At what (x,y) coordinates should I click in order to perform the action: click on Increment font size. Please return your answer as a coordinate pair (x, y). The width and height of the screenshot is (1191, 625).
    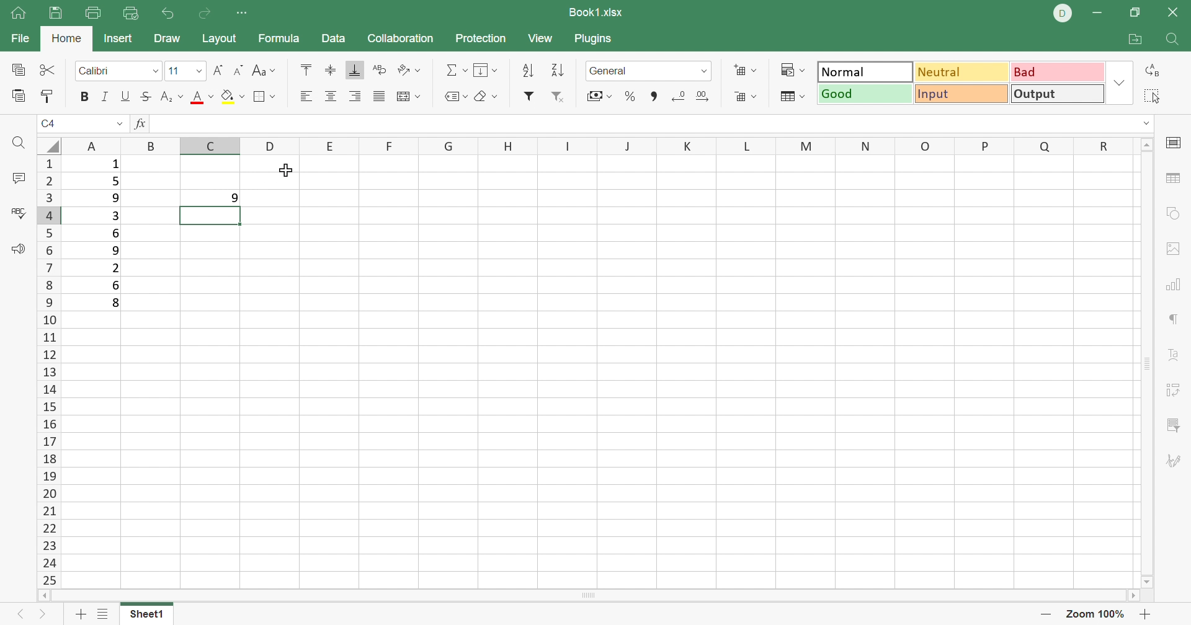
    Looking at the image, I should click on (218, 71).